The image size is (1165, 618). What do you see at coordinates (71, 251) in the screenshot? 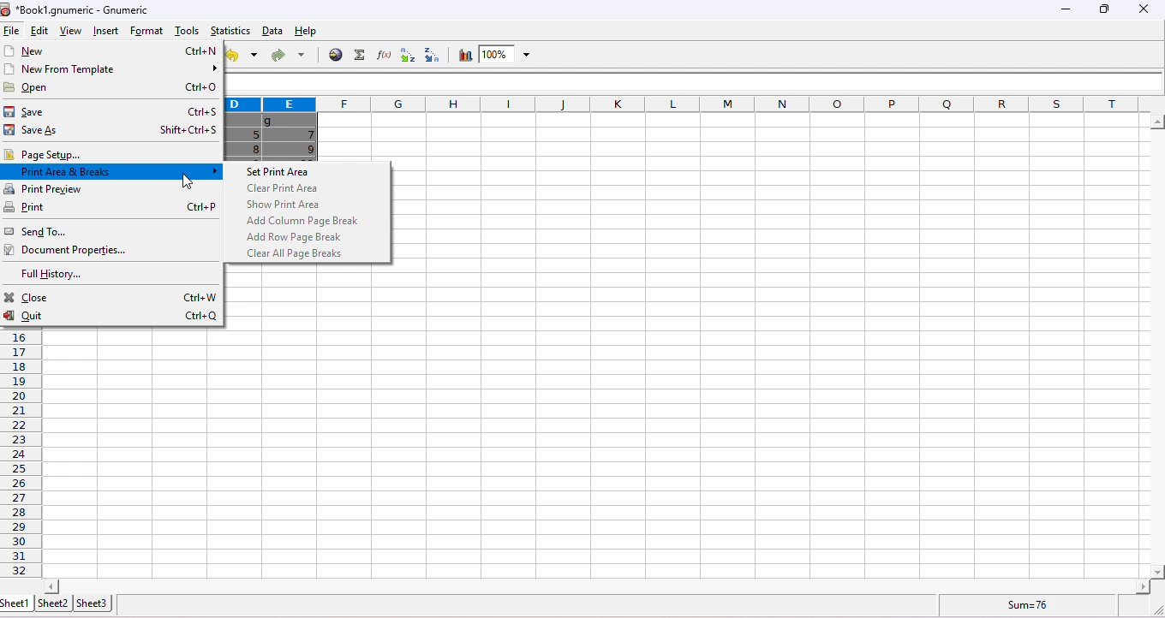
I see `document properties` at bounding box center [71, 251].